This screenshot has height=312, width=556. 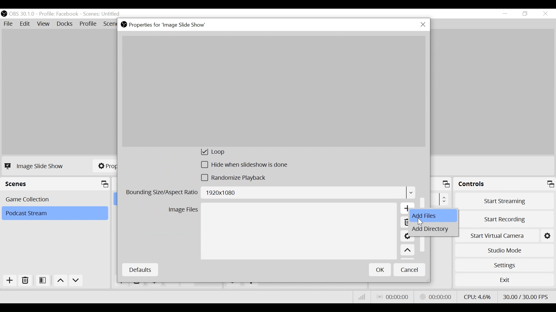 What do you see at coordinates (65, 24) in the screenshot?
I see `Docks` at bounding box center [65, 24].